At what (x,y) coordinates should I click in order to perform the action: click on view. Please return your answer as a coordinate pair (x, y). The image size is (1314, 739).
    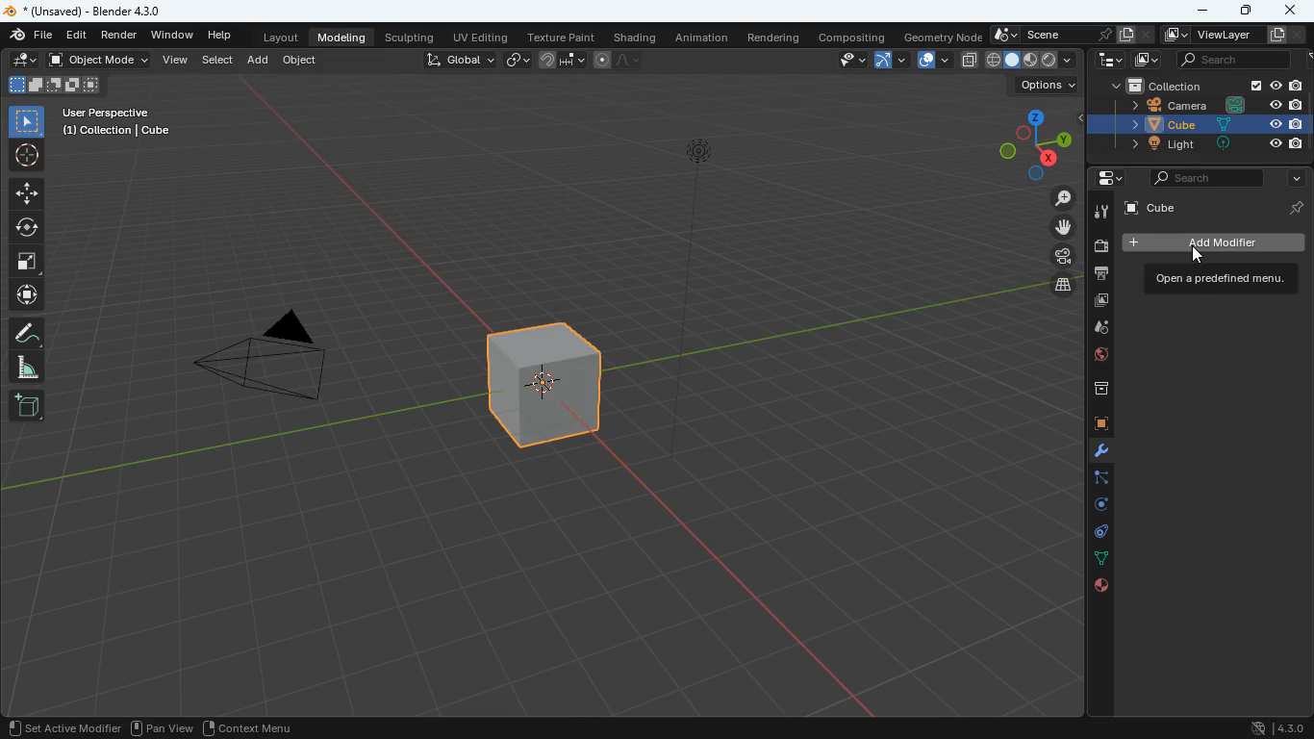
    Looking at the image, I should click on (845, 61).